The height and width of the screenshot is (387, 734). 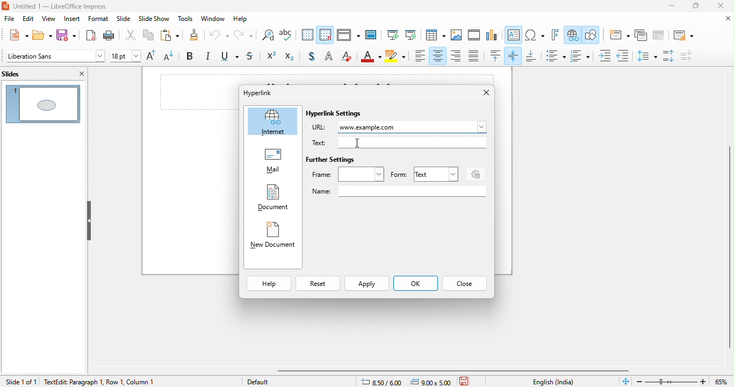 I want to click on slide show, so click(x=154, y=20).